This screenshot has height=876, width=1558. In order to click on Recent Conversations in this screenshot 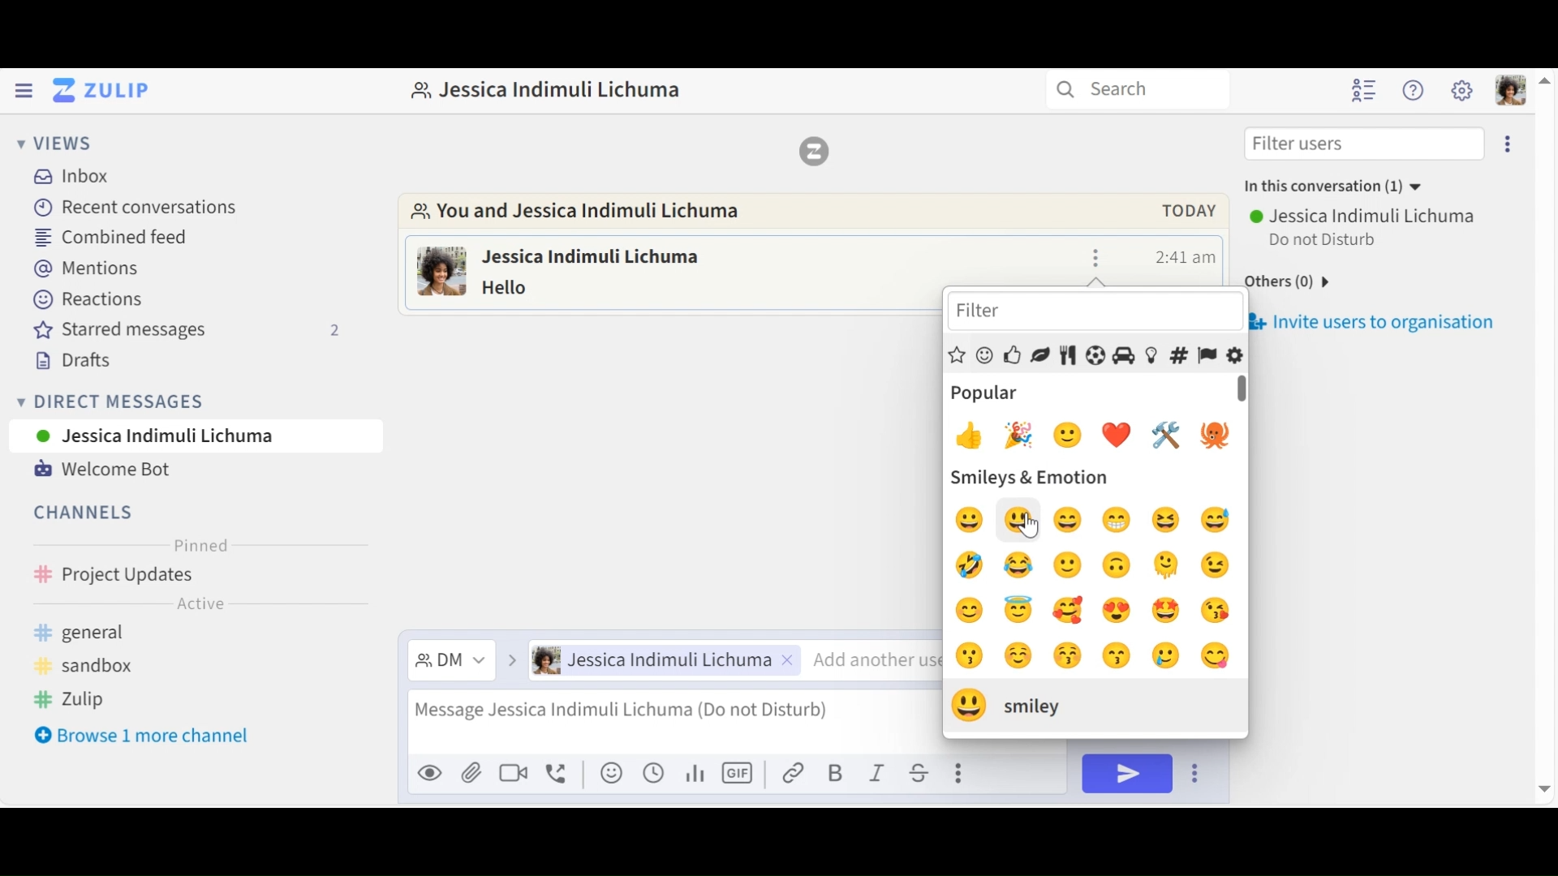, I will do `click(137, 207)`.